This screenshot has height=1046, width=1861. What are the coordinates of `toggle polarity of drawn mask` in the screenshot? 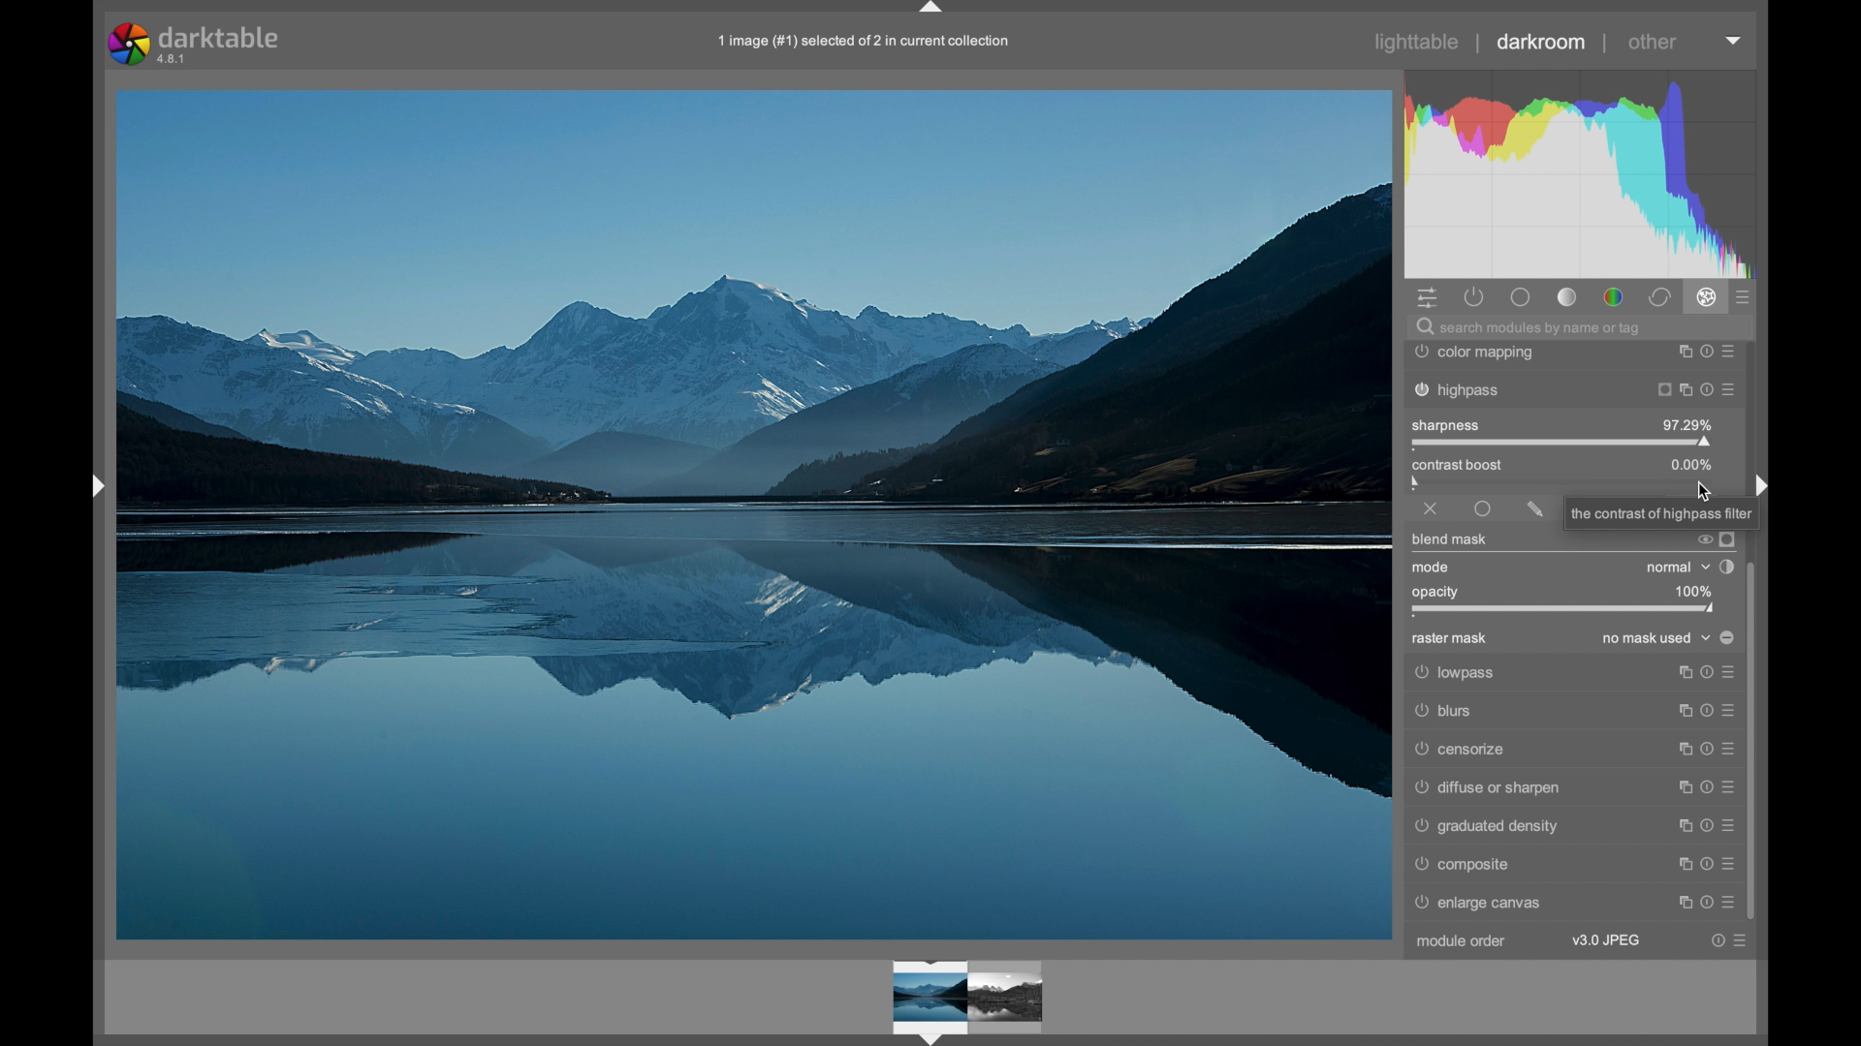 It's located at (1727, 637).